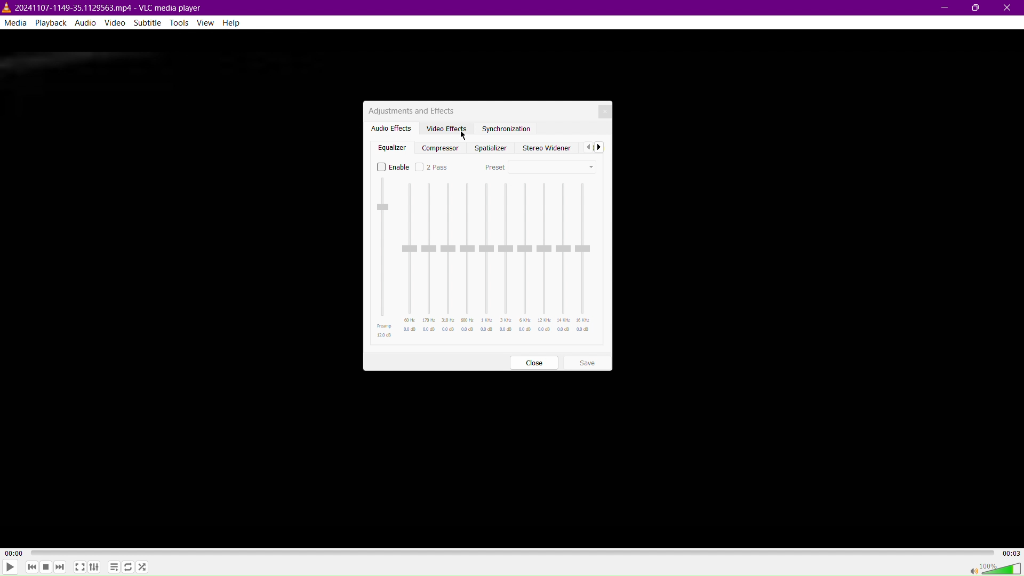 This screenshot has width=1024, height=576. Describe the element at coordinates (587, 147) in the screenshot. I see `Back` at that location.